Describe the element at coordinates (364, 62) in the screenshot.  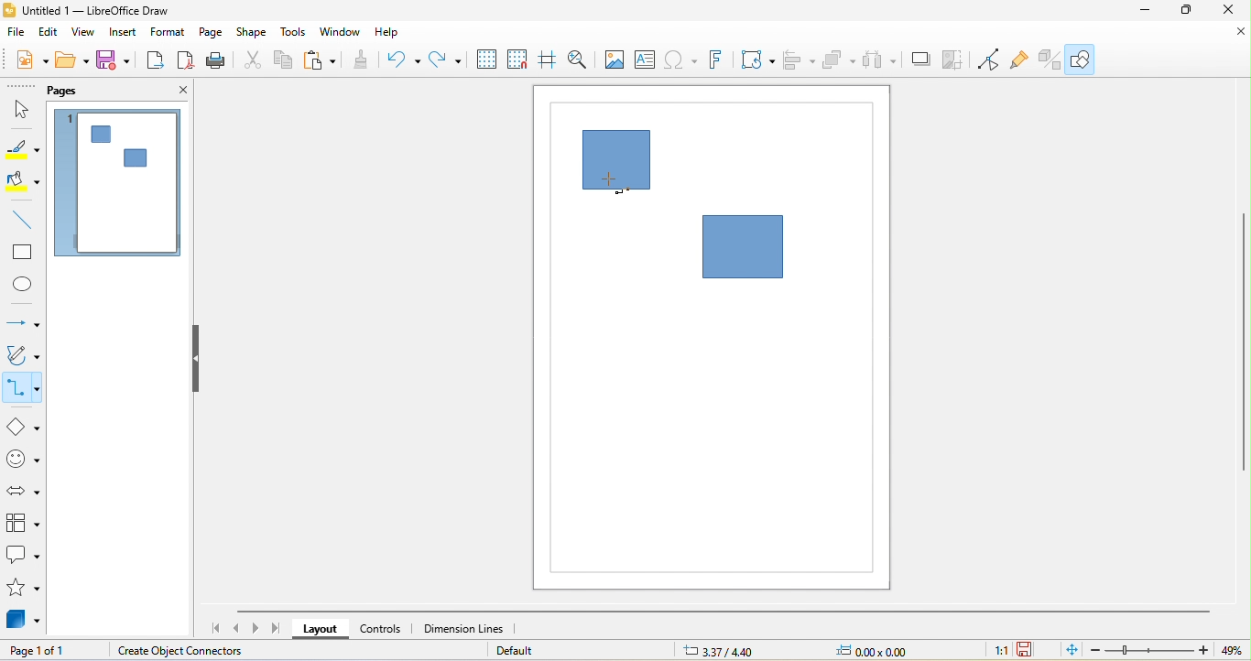
I see `clone formatting` at that location.